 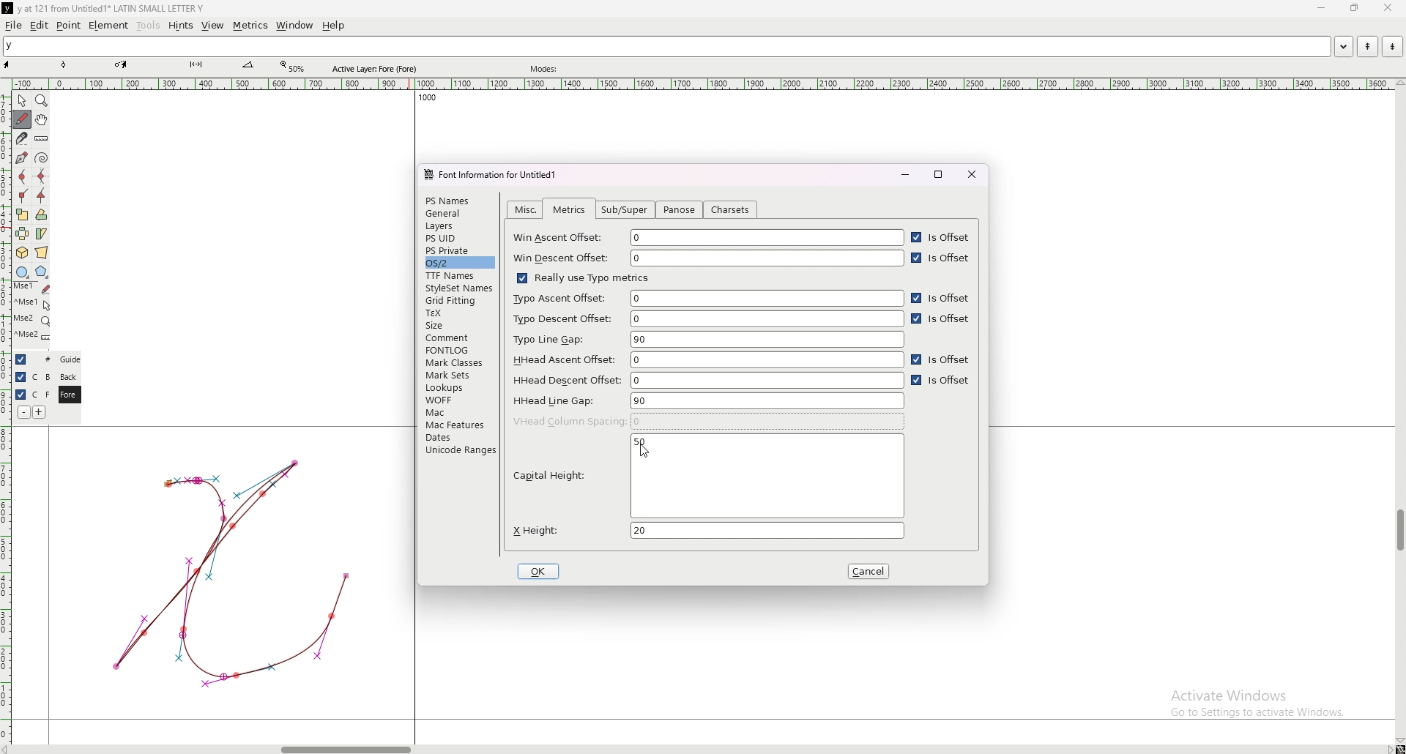 What do you see at coordinates (22, 119) in the screenshot?
I see `draw freehand` at bounding box center [22, 119].